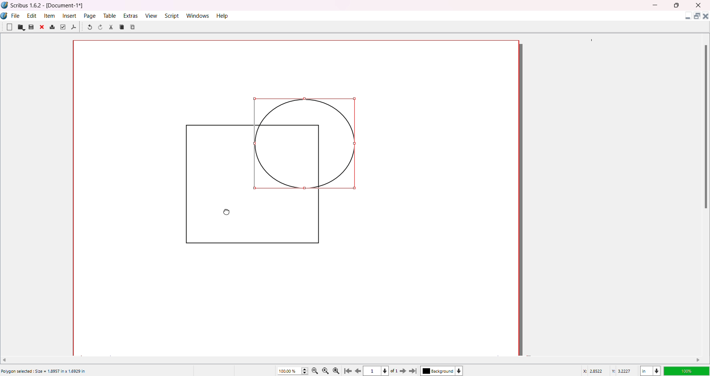 This screenshot has height=376, width=710. I want to click on Zoom to 100, so click(327, 370).